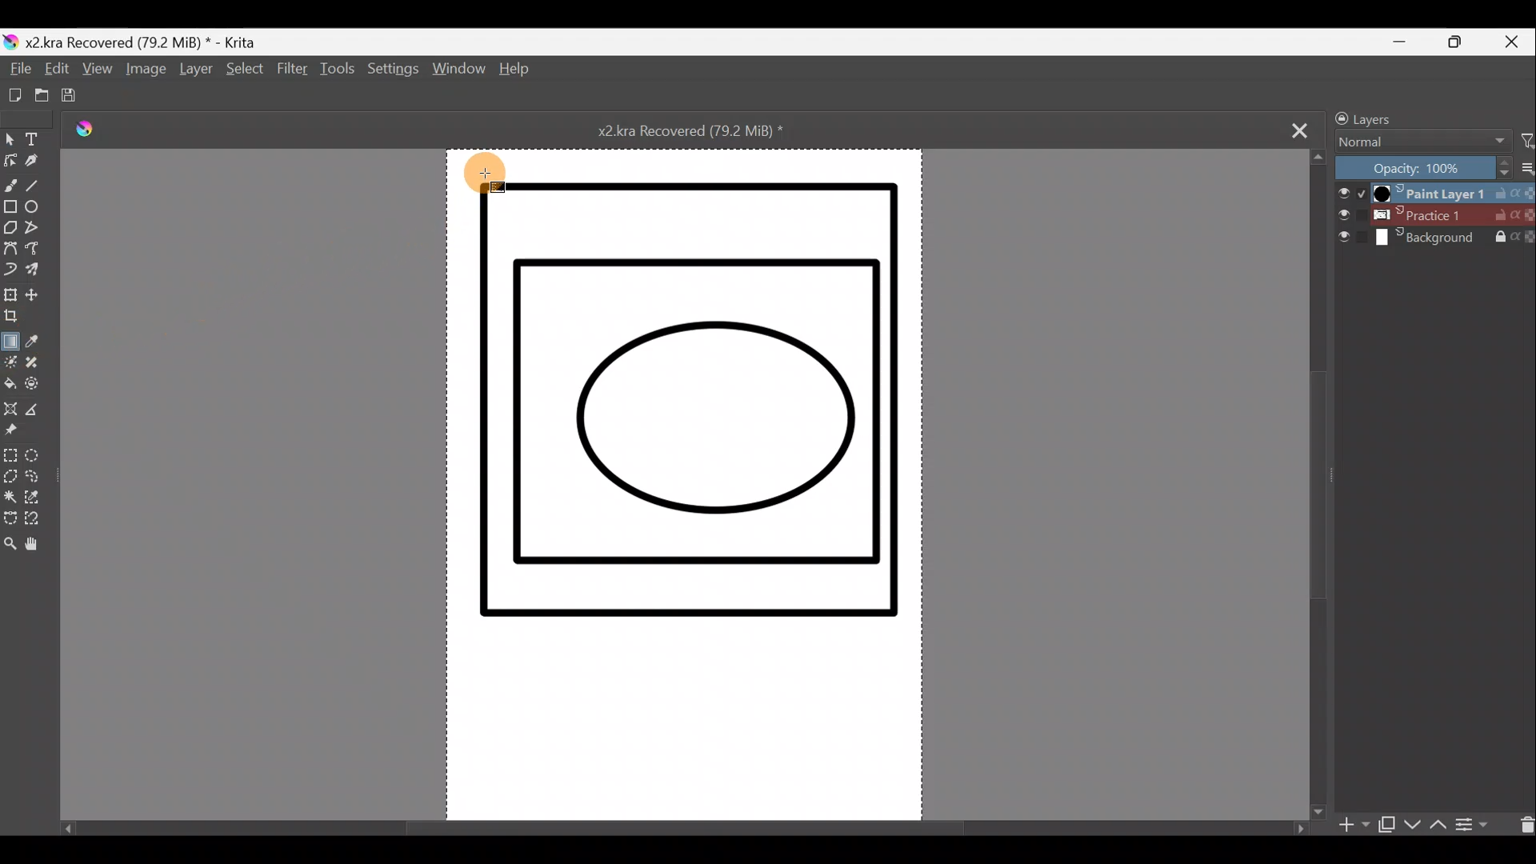 The height and width of the screenshot is (864, 1536). What do you see at coordinates (10, 209) in the screenshot?
I see `Rectangle tool` at bounding box center [10, 209].